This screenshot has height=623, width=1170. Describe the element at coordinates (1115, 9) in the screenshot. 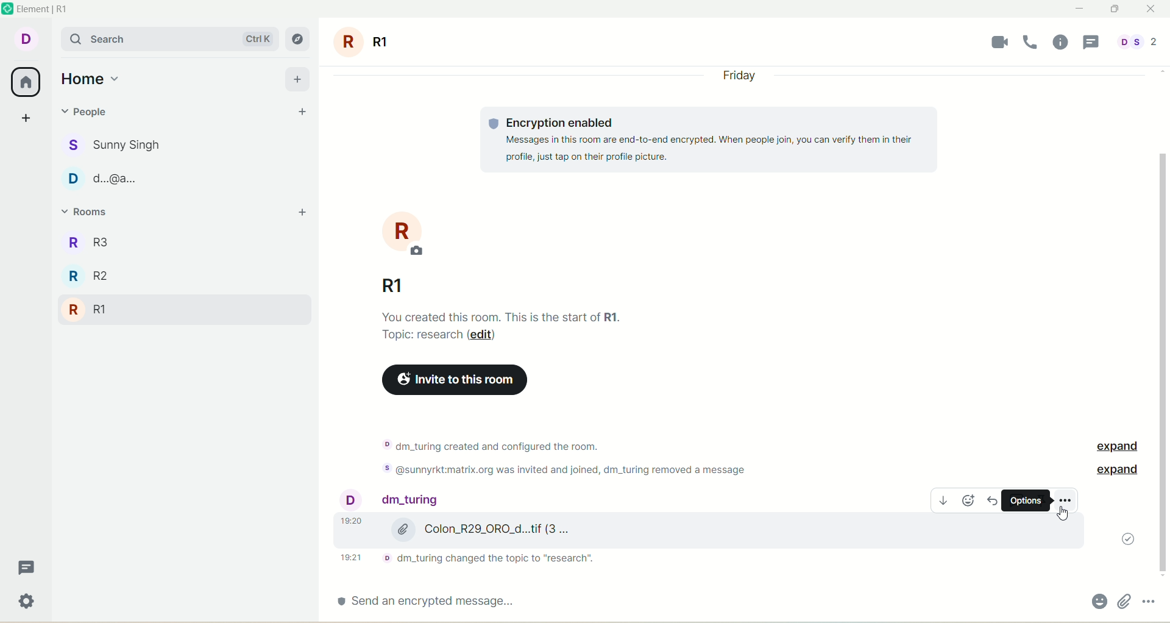

I see `maximize` at that location.